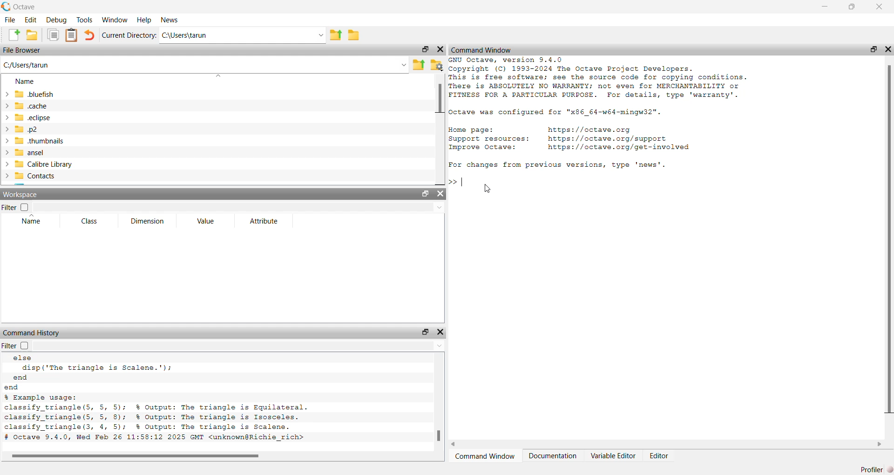  Describe the element at coordinates (440, 98) in the screenshot. I see `scrollbar` at that location.